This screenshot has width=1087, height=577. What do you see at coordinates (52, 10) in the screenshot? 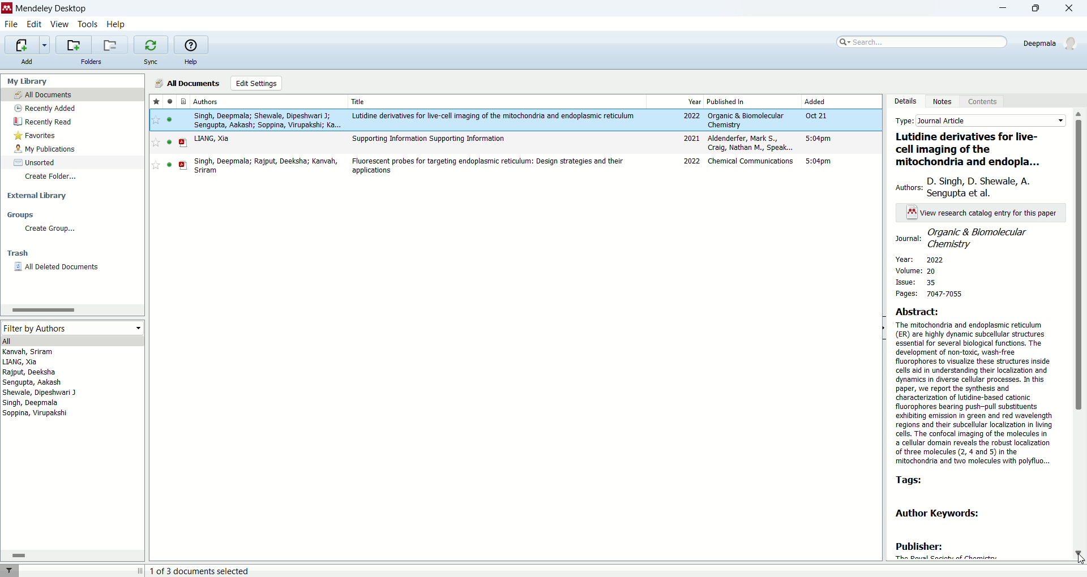
I see `mendeley desktop` at bounding box center [52, 10].